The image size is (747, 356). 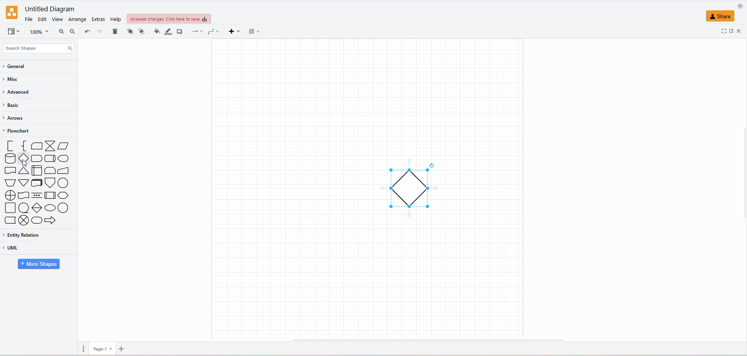 I want to click on decision, so click(x=414, y=188).